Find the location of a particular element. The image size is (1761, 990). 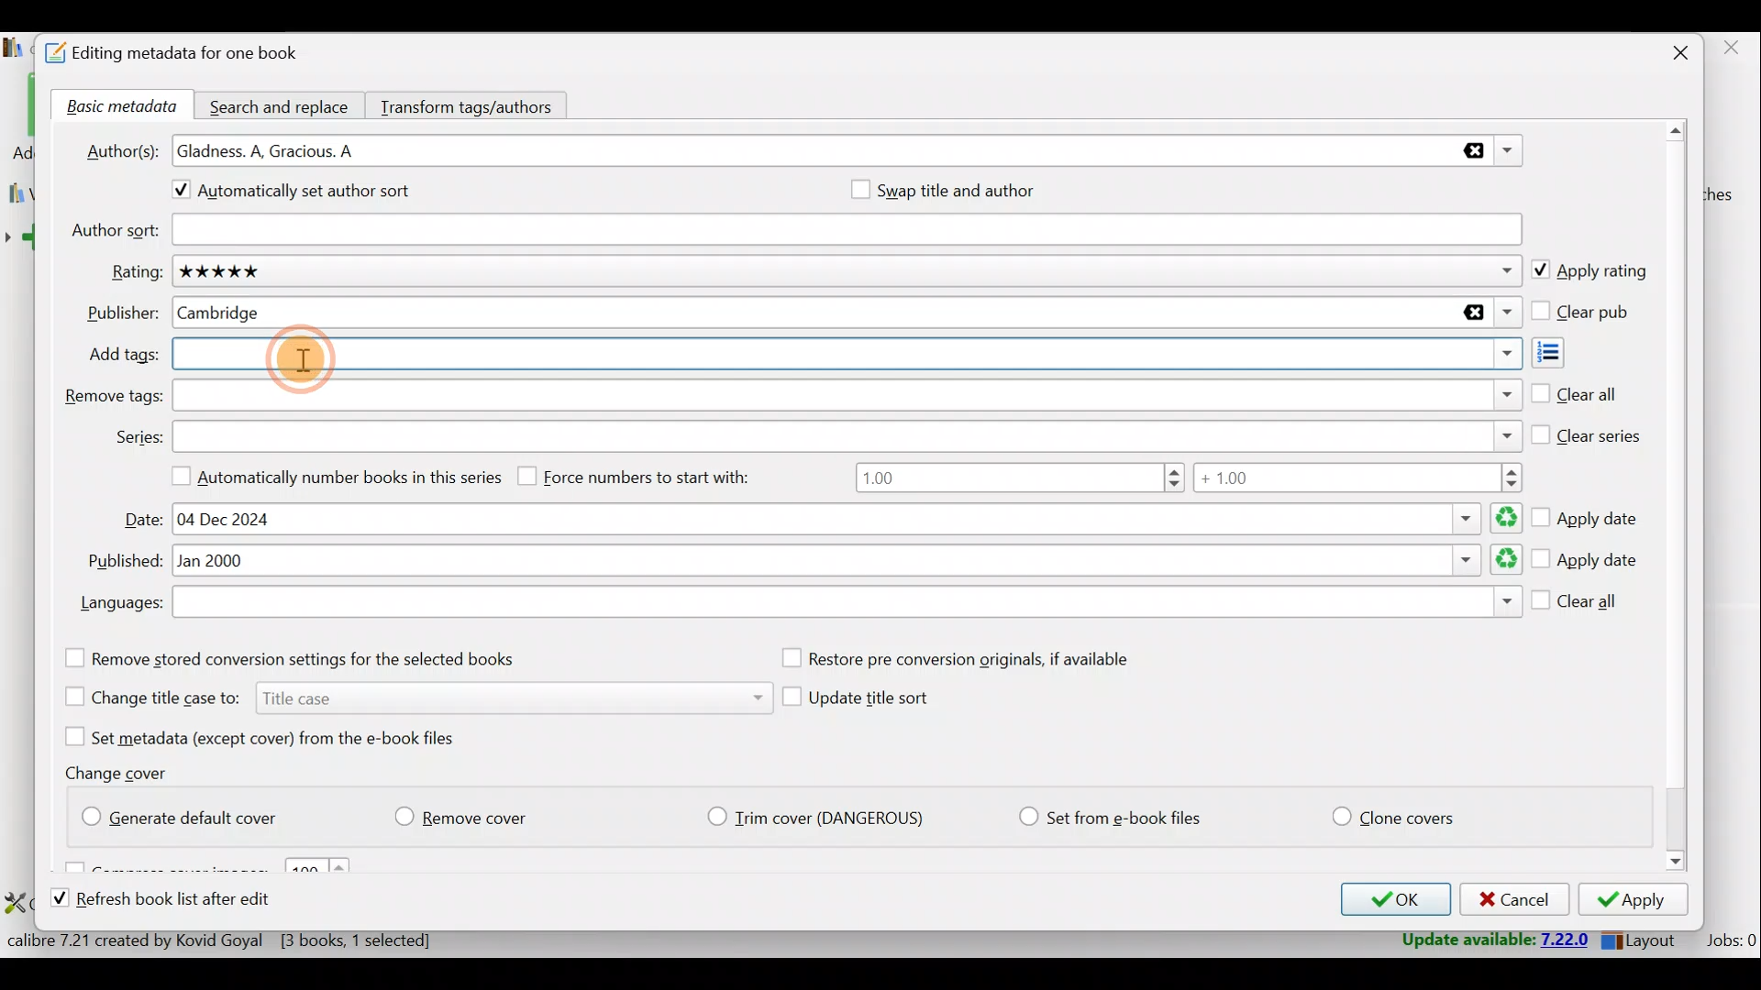

Add tags is located at coordinates (1565, 353).